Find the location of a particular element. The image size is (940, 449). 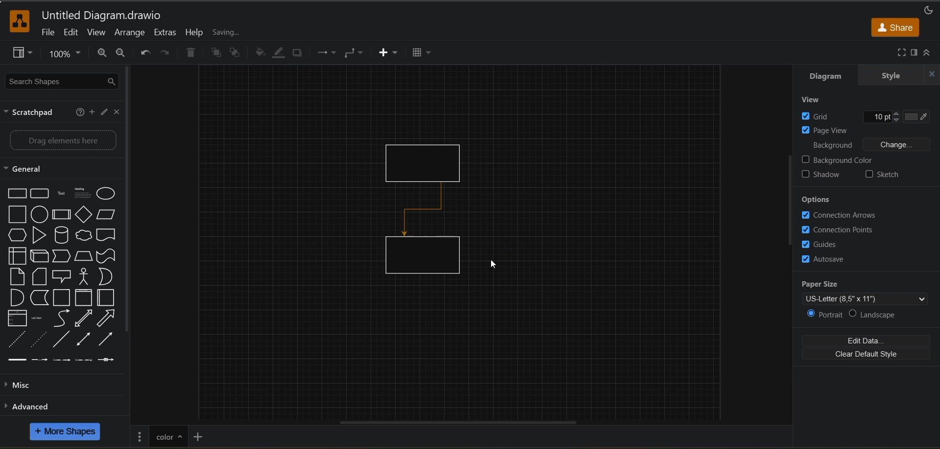

diagram is located at coordinates (824, 78).